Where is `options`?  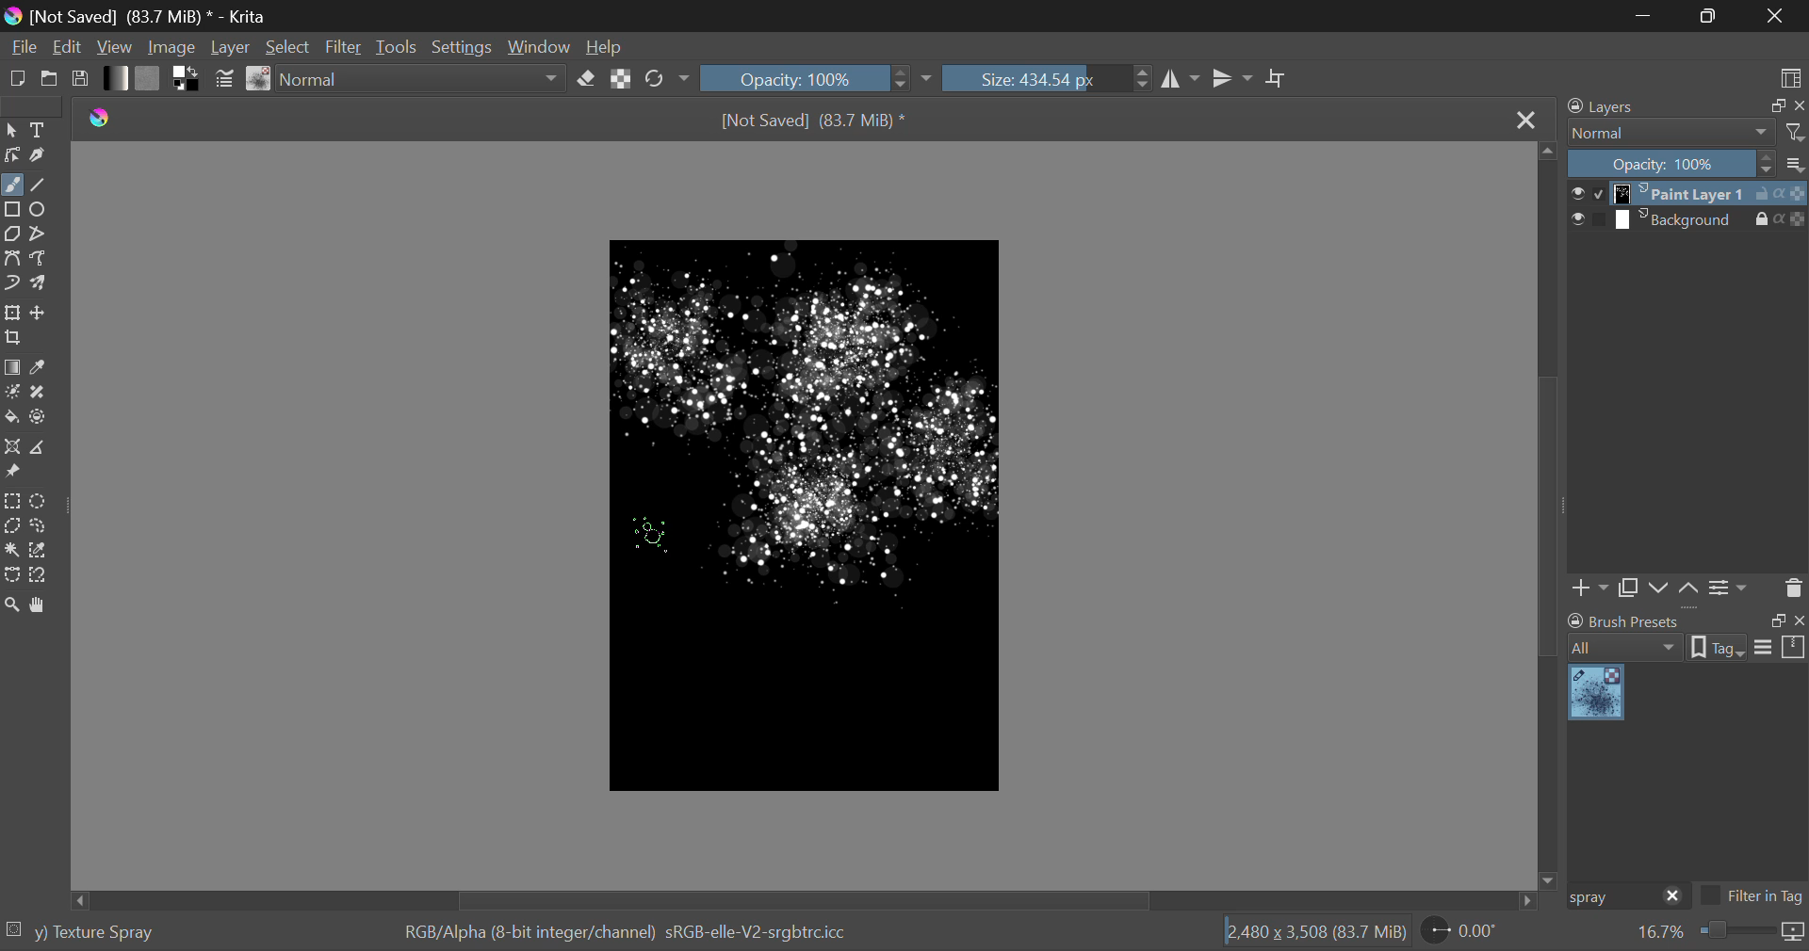
options is located at coordinates (1780, 646).